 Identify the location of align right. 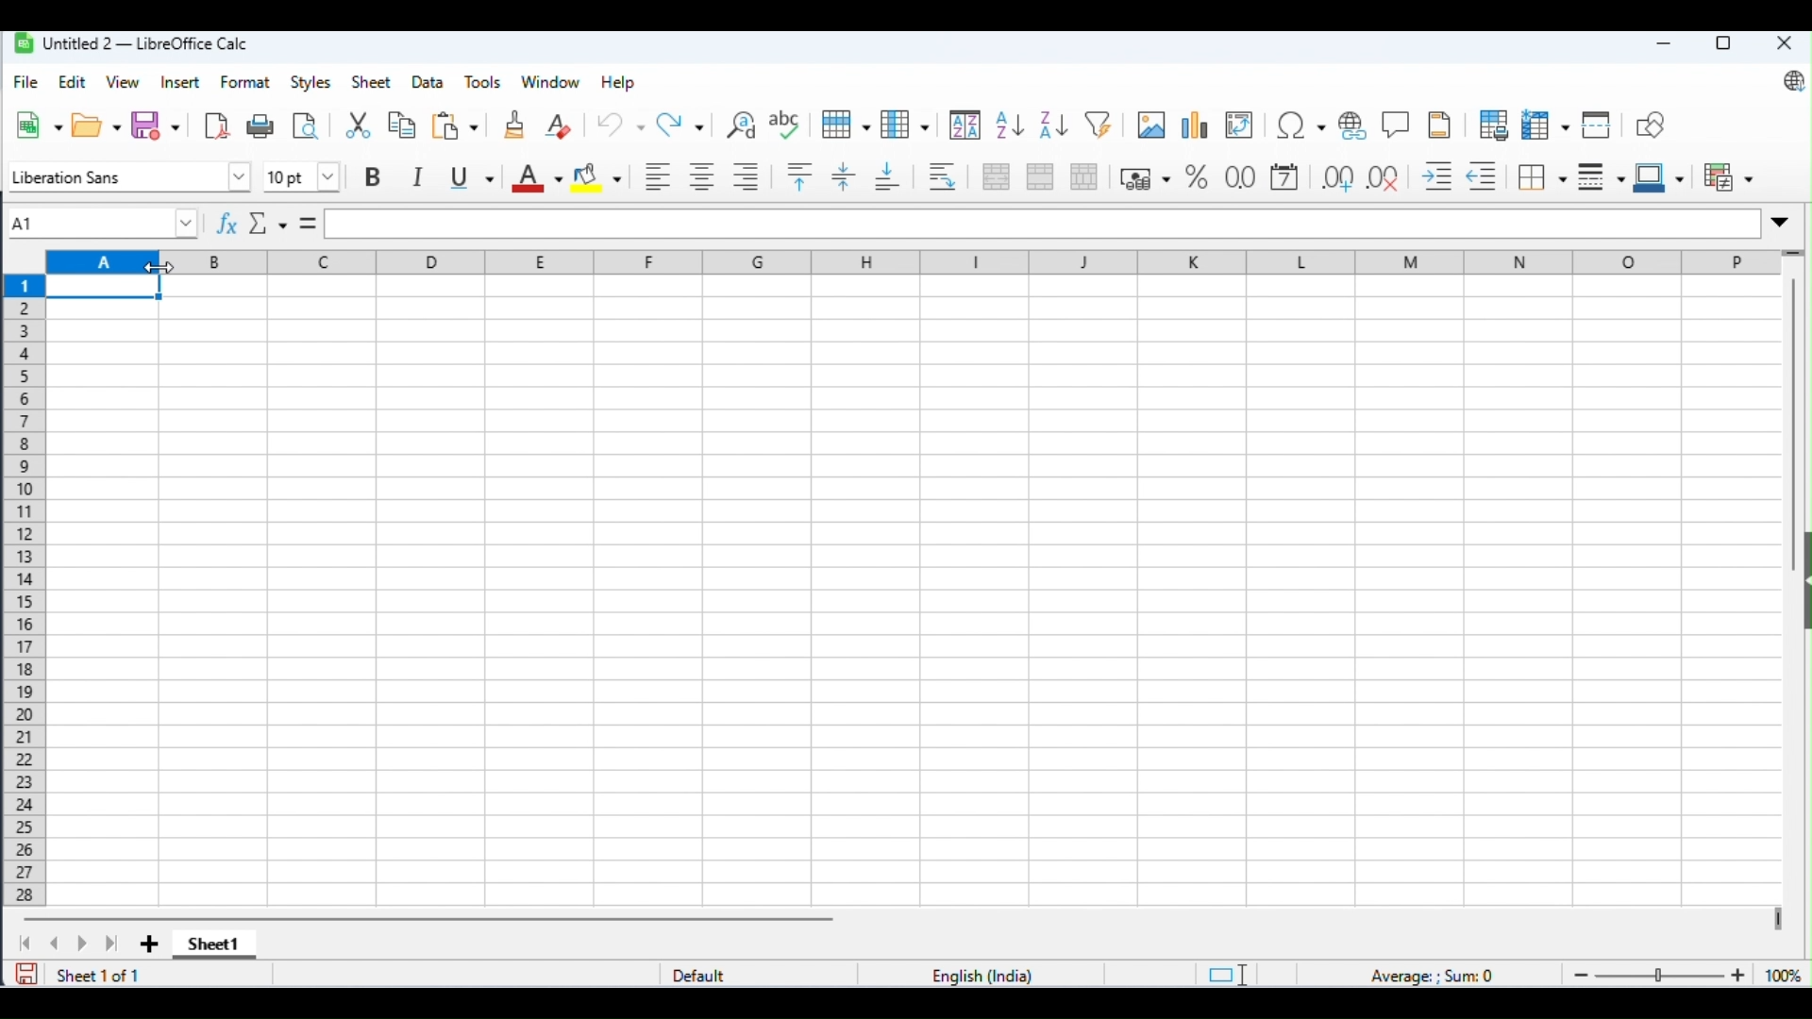
(747, 177).